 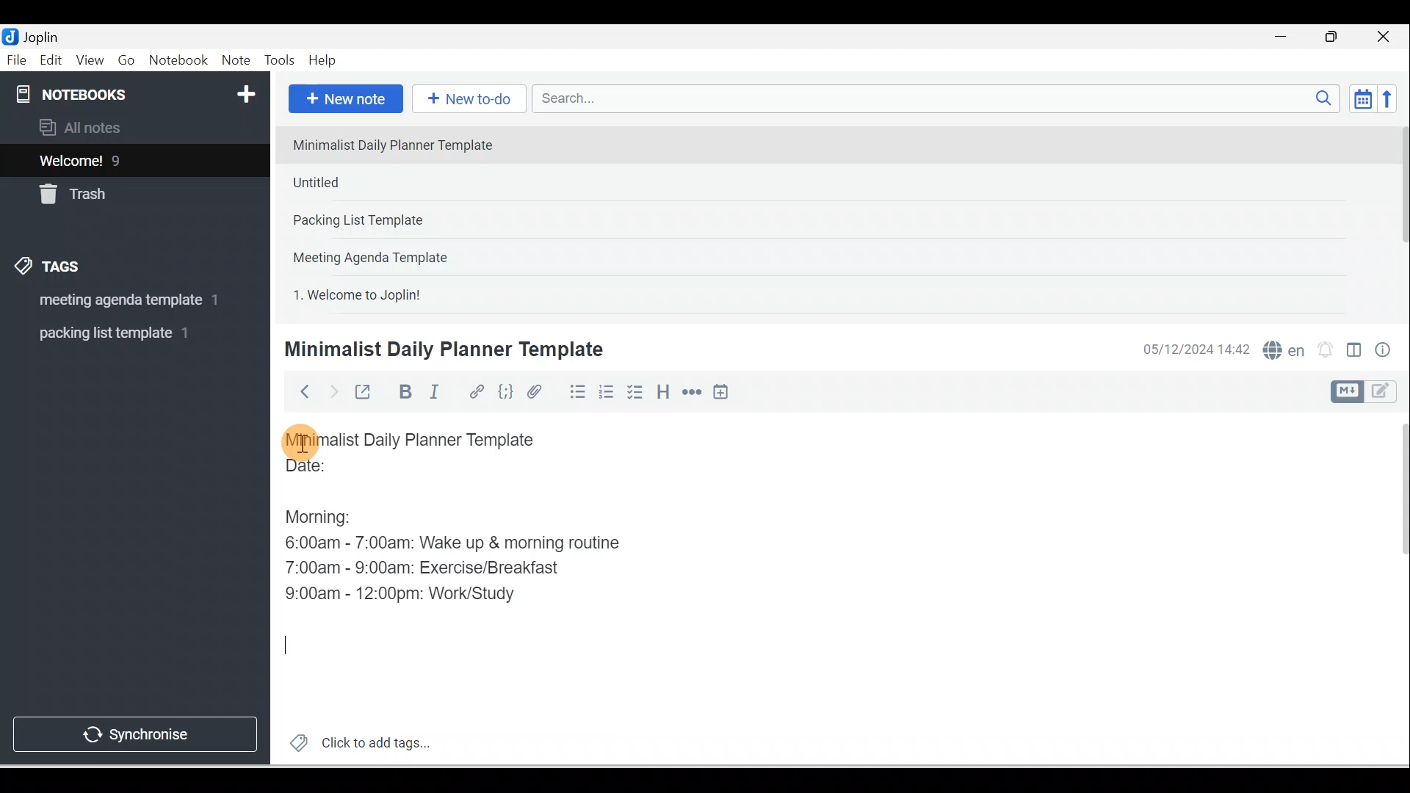 What do you see at coordinates (662, 391) in the screenshot?
I see `Heading` at bounding box center [662, 391].